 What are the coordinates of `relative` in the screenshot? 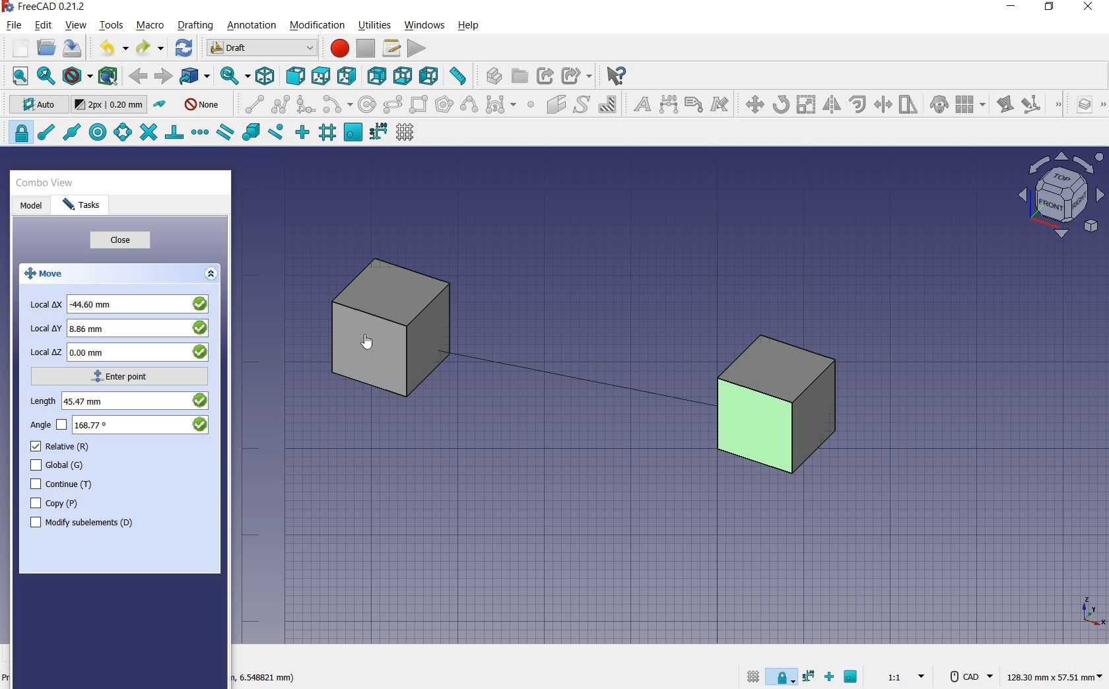 It's located at (61, 446).